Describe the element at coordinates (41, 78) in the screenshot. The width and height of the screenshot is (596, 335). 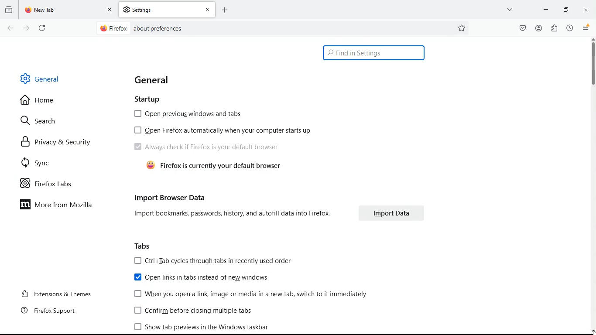
I see `general` at that location.